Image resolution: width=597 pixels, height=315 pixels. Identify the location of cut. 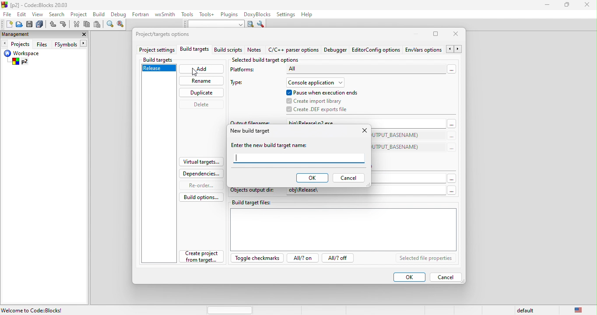
(76, 24).